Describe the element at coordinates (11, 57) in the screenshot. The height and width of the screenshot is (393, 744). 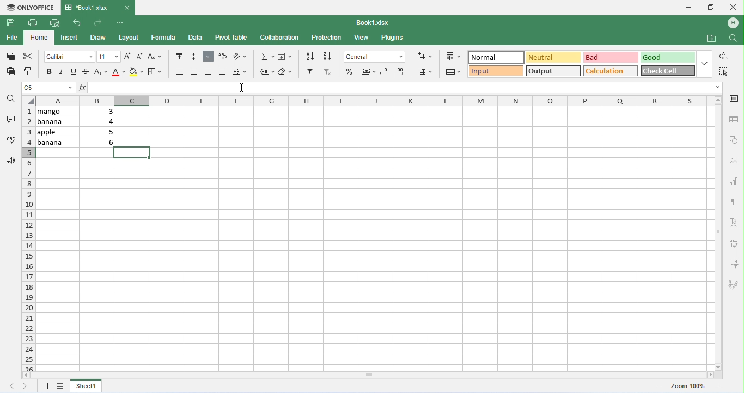
I see `copy` at that location.